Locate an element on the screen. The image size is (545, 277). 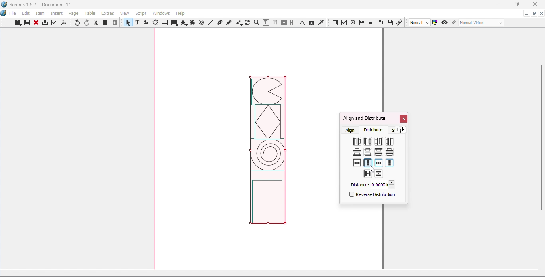
Distance is located at coordinates (372, 185).